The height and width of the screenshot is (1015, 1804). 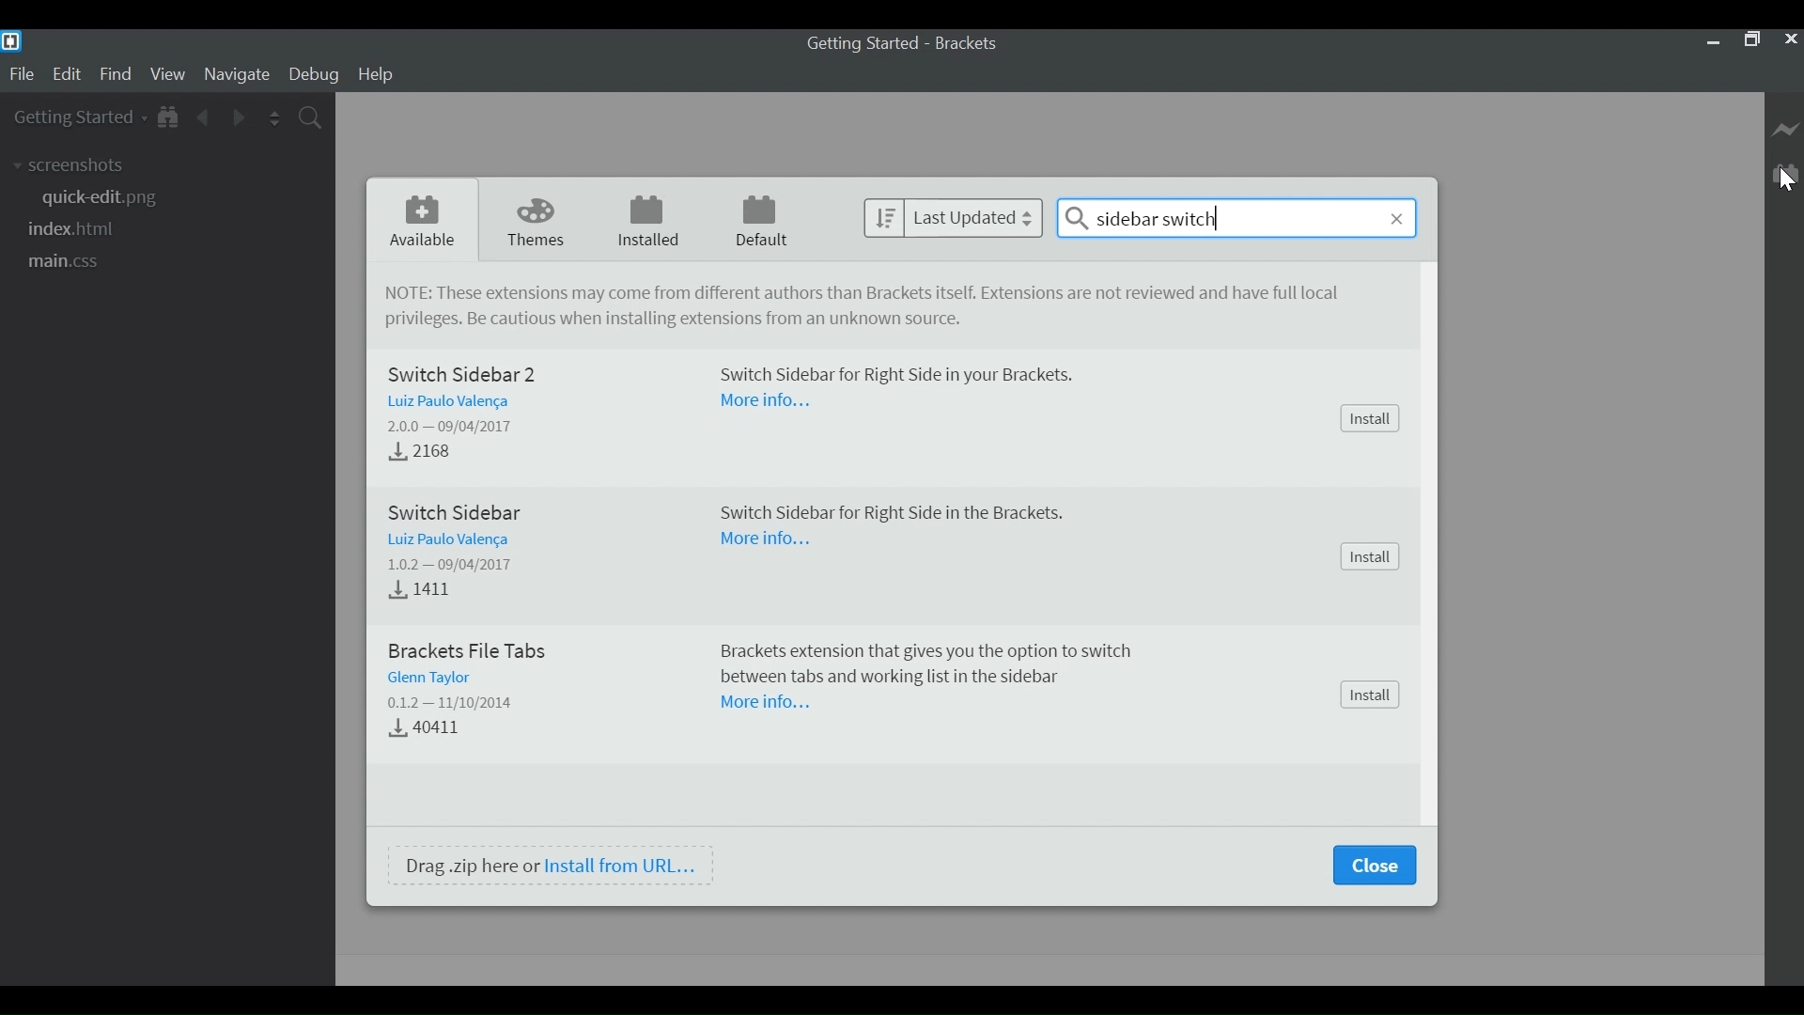 I want to click on Brackets File Tabs, so click(x=465, y=652).